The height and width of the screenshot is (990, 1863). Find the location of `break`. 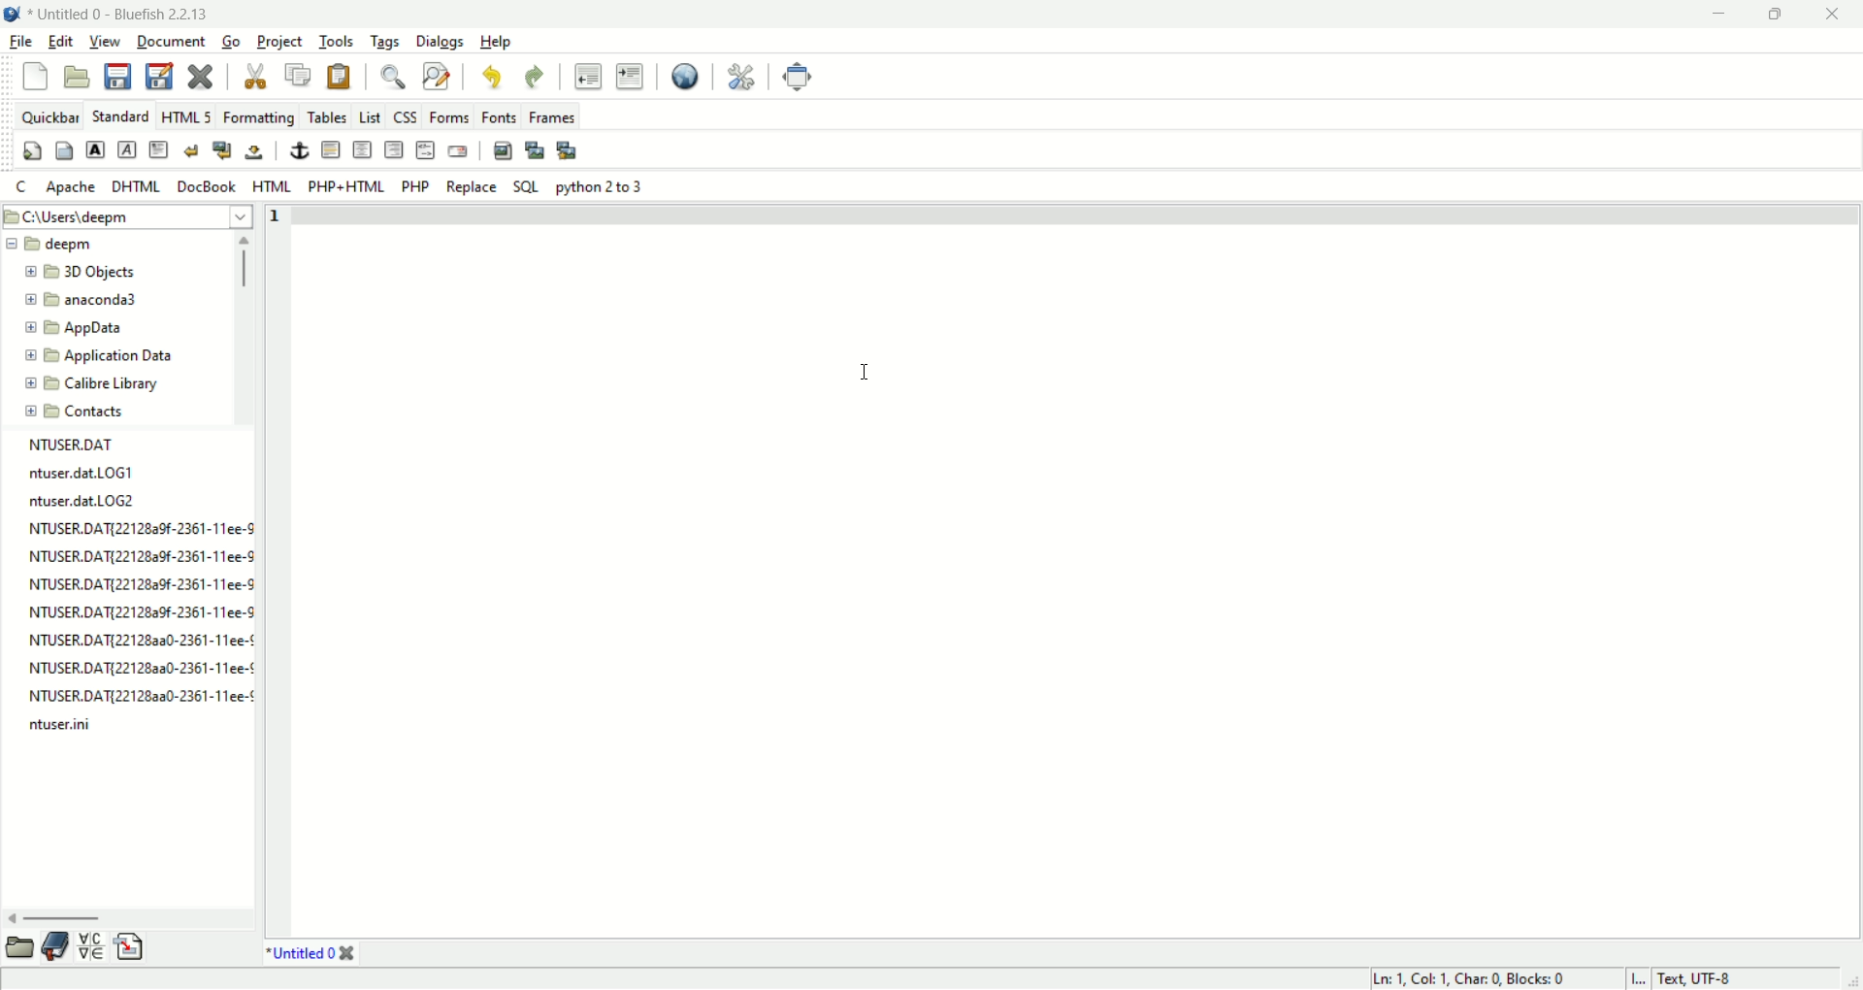

break is located at coordinates (194, 151).